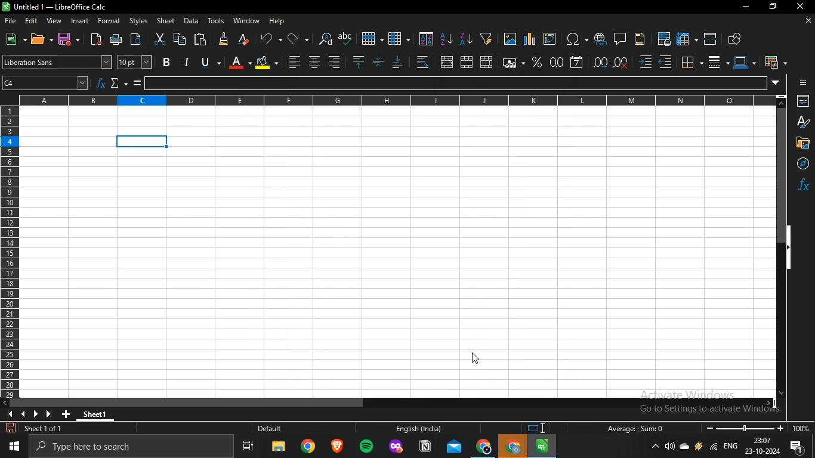  Describe the element at coordinates (12, 38) in the screenshot. I see `new ` at that location.